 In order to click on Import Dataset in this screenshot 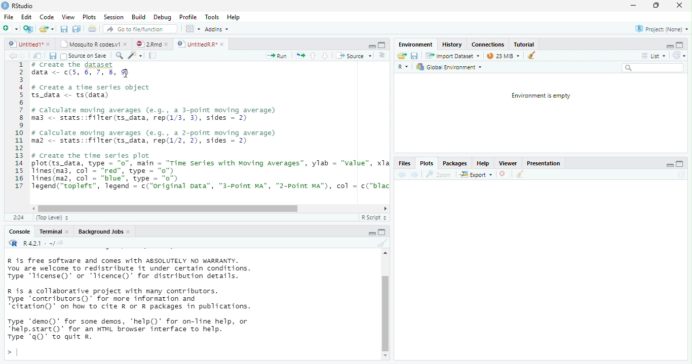, I will do `click(453, 56)`.